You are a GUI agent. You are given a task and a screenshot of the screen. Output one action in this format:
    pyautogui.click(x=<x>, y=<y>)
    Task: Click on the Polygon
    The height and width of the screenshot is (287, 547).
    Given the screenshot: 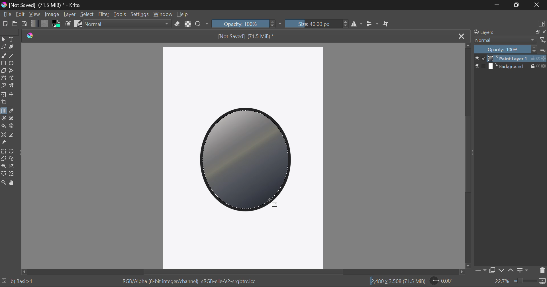 What is the action you would take?
    pyautogui.click(x=4, y=71)
    